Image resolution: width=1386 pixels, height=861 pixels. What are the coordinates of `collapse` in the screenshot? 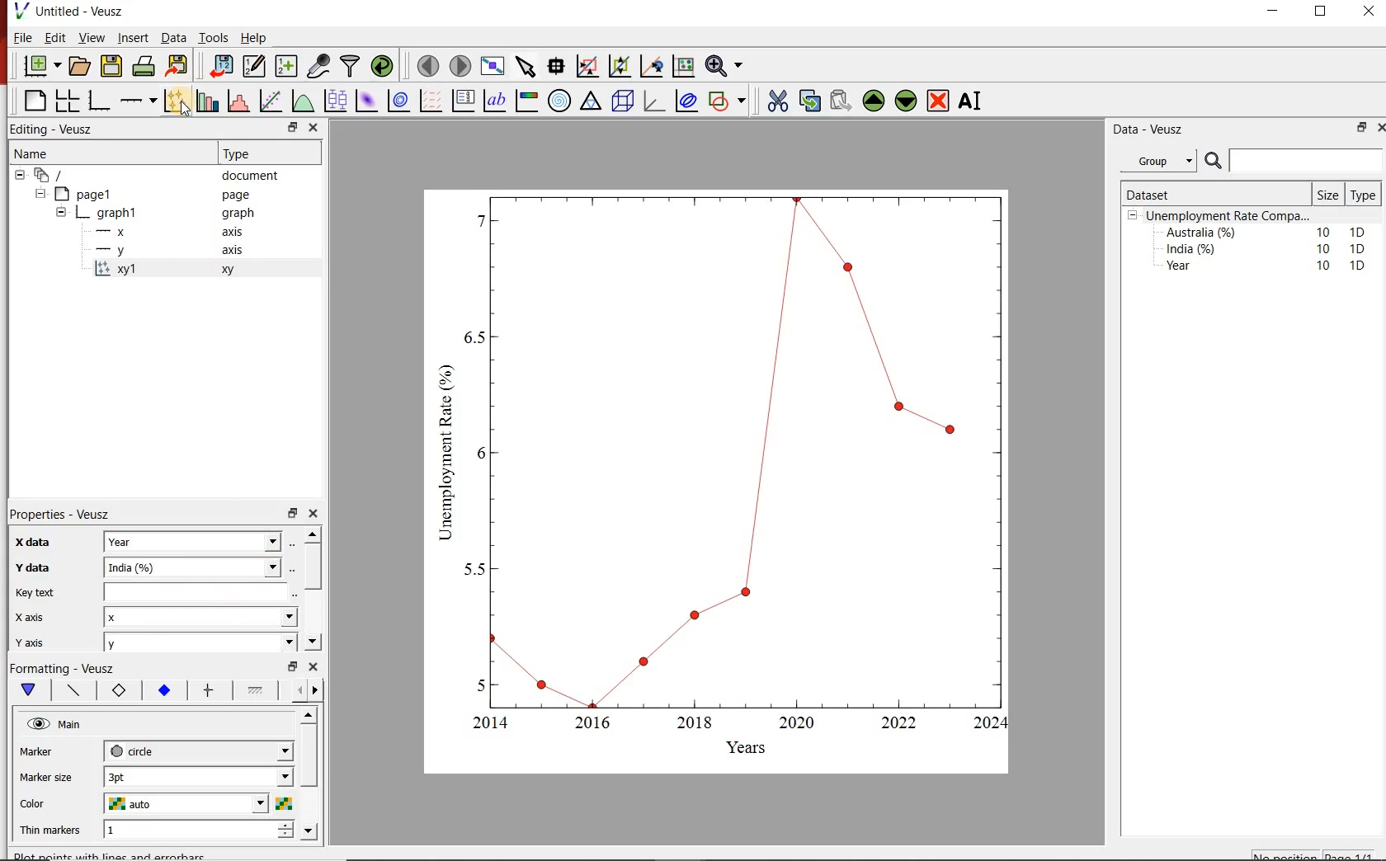 It's located at (60, 214).